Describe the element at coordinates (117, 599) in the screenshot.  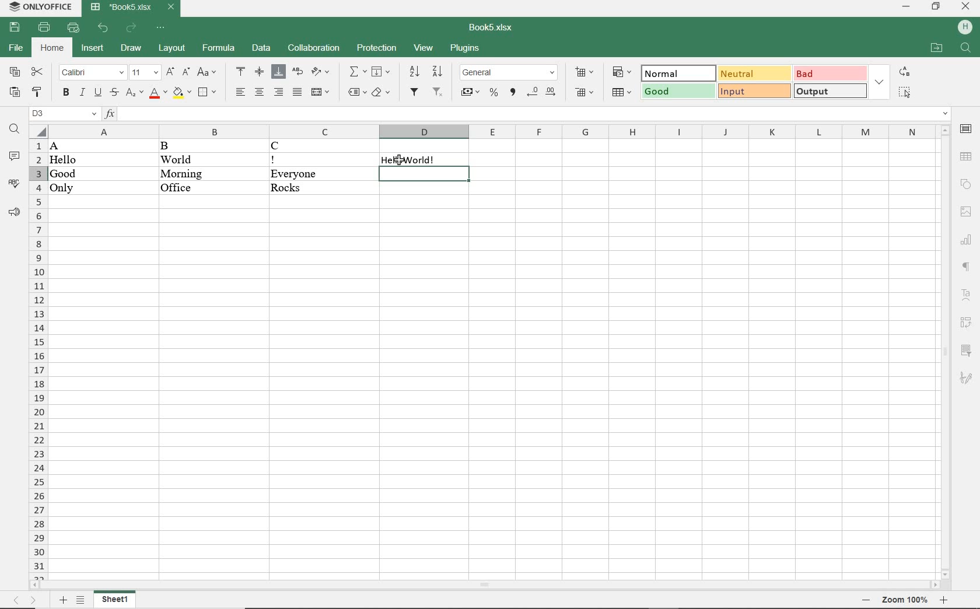
I see `SHEET1` at that location.